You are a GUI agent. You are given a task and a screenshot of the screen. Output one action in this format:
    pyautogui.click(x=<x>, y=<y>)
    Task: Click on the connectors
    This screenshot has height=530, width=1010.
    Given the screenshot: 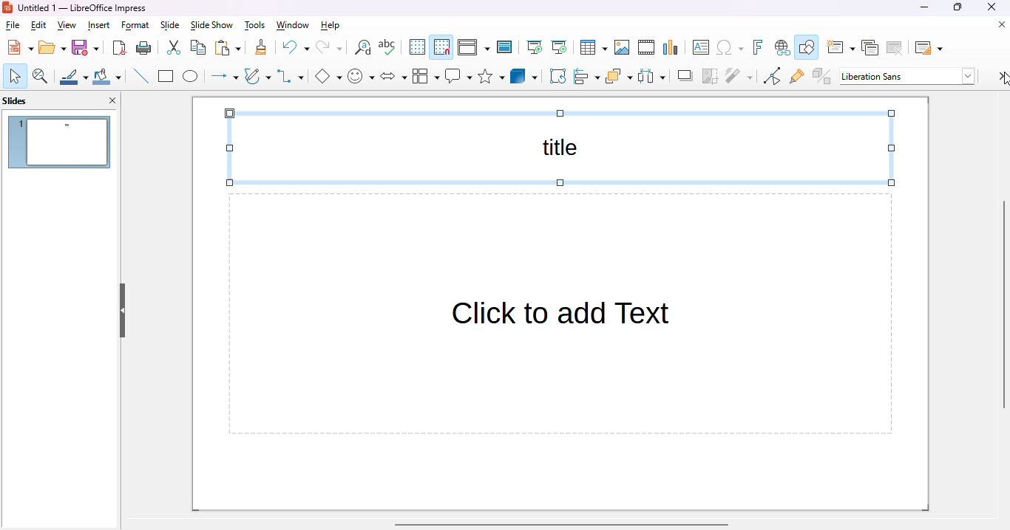 What is the action you would take?
    pyautogui.click(x=291, y=76)
    